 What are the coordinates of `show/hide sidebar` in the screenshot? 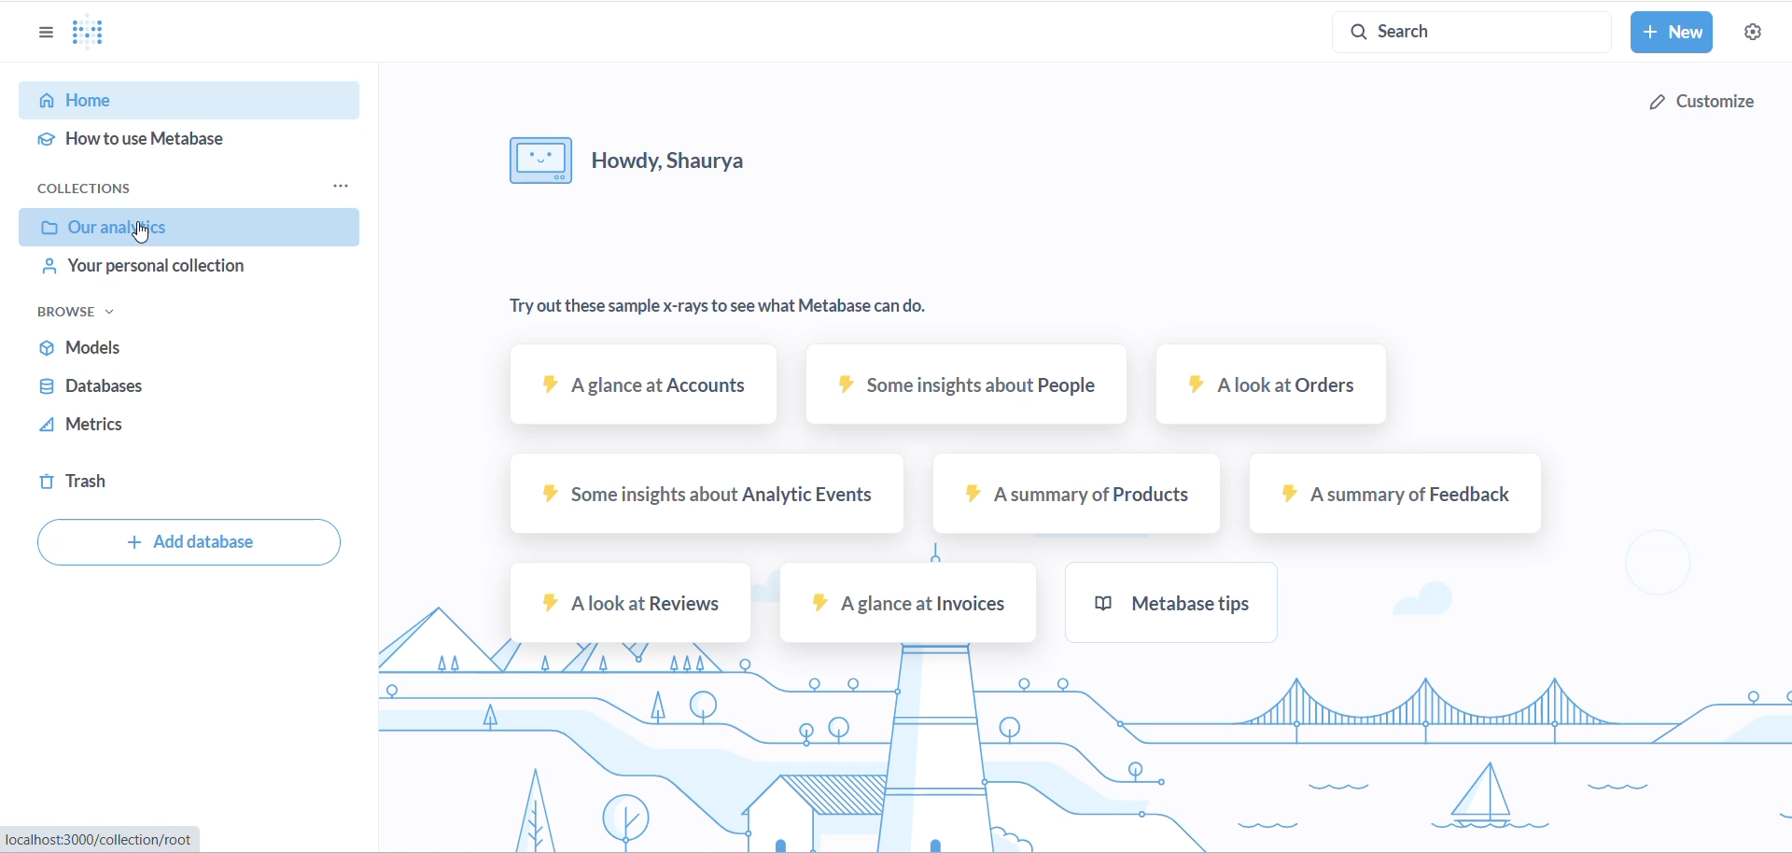 It's located at (33, 26).